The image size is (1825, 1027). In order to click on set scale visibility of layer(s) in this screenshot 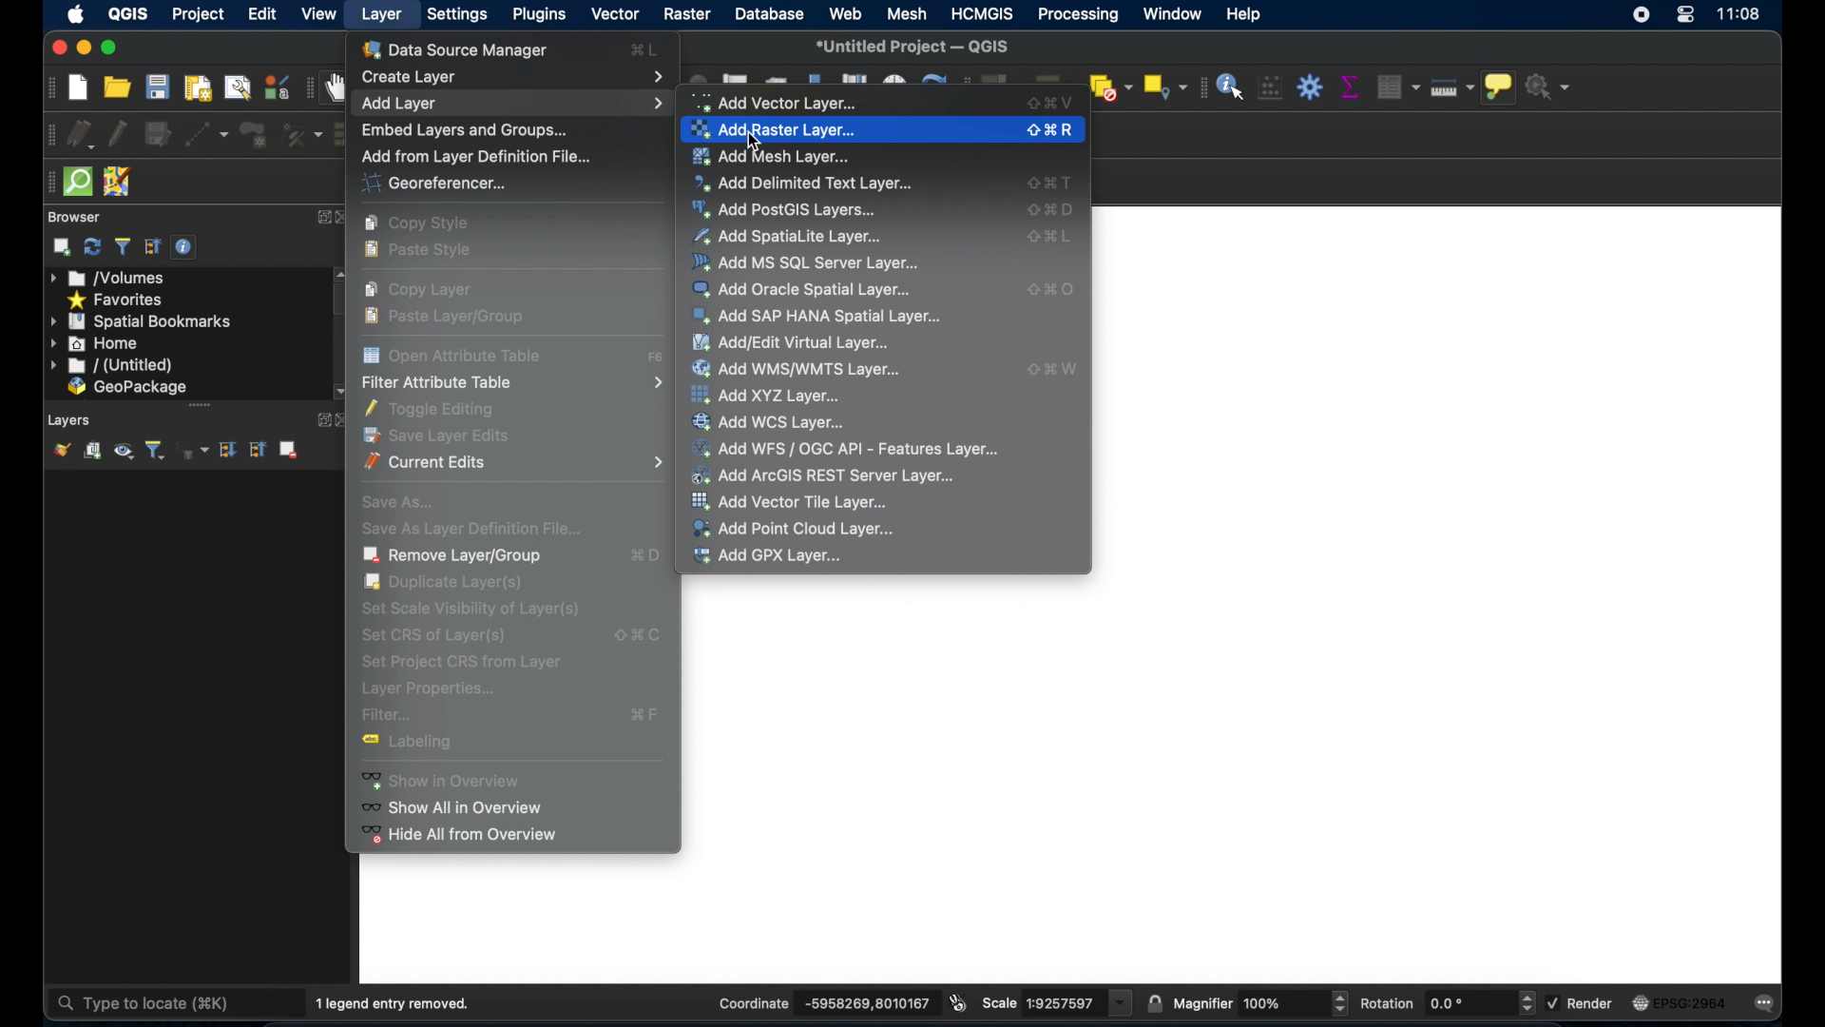, I will do `click(469, 609)`.